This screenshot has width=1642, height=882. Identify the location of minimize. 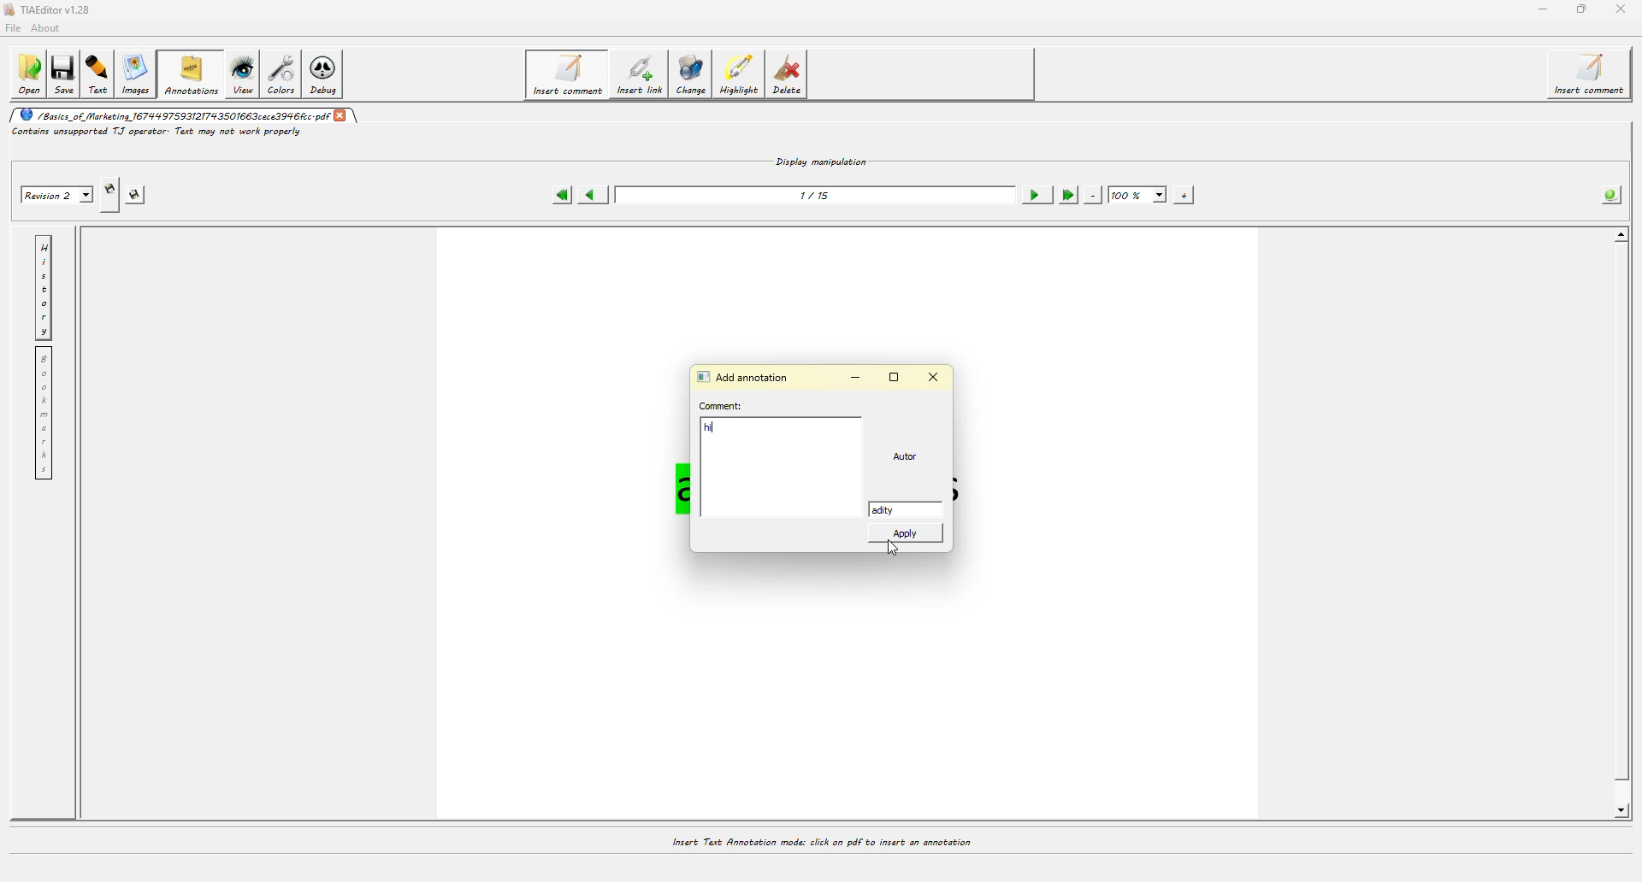
(860, 379).